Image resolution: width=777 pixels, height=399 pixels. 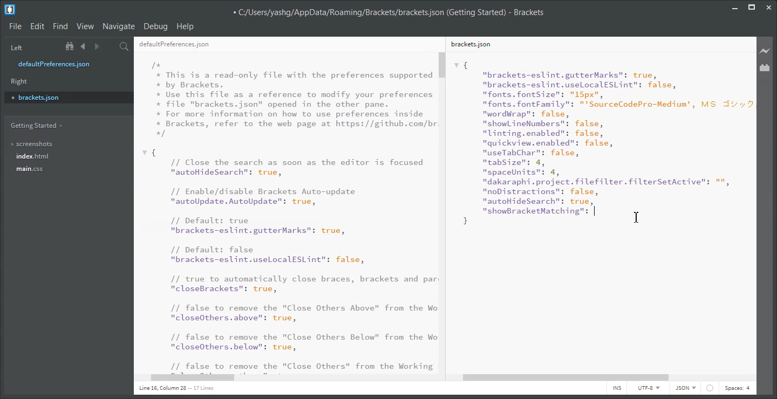 What do you see at coordinates (97, 46) in the screenshot?
I see `Navigate Forward` at bounding box center [97, 46].